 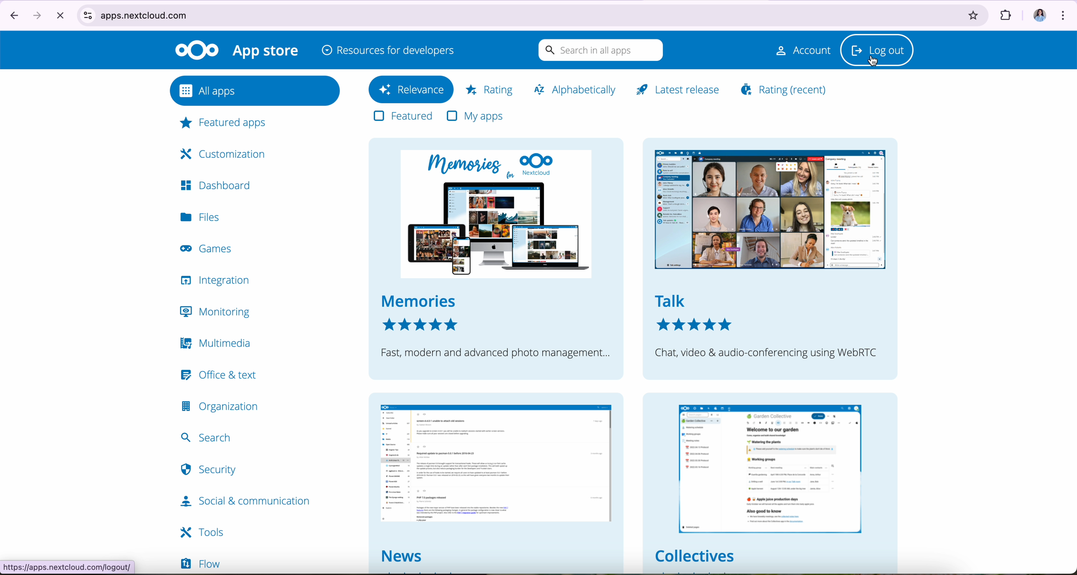 What do you see at coordinates (208, 249) in the screenshot?
I see `games` at bounding box center [208, 249].